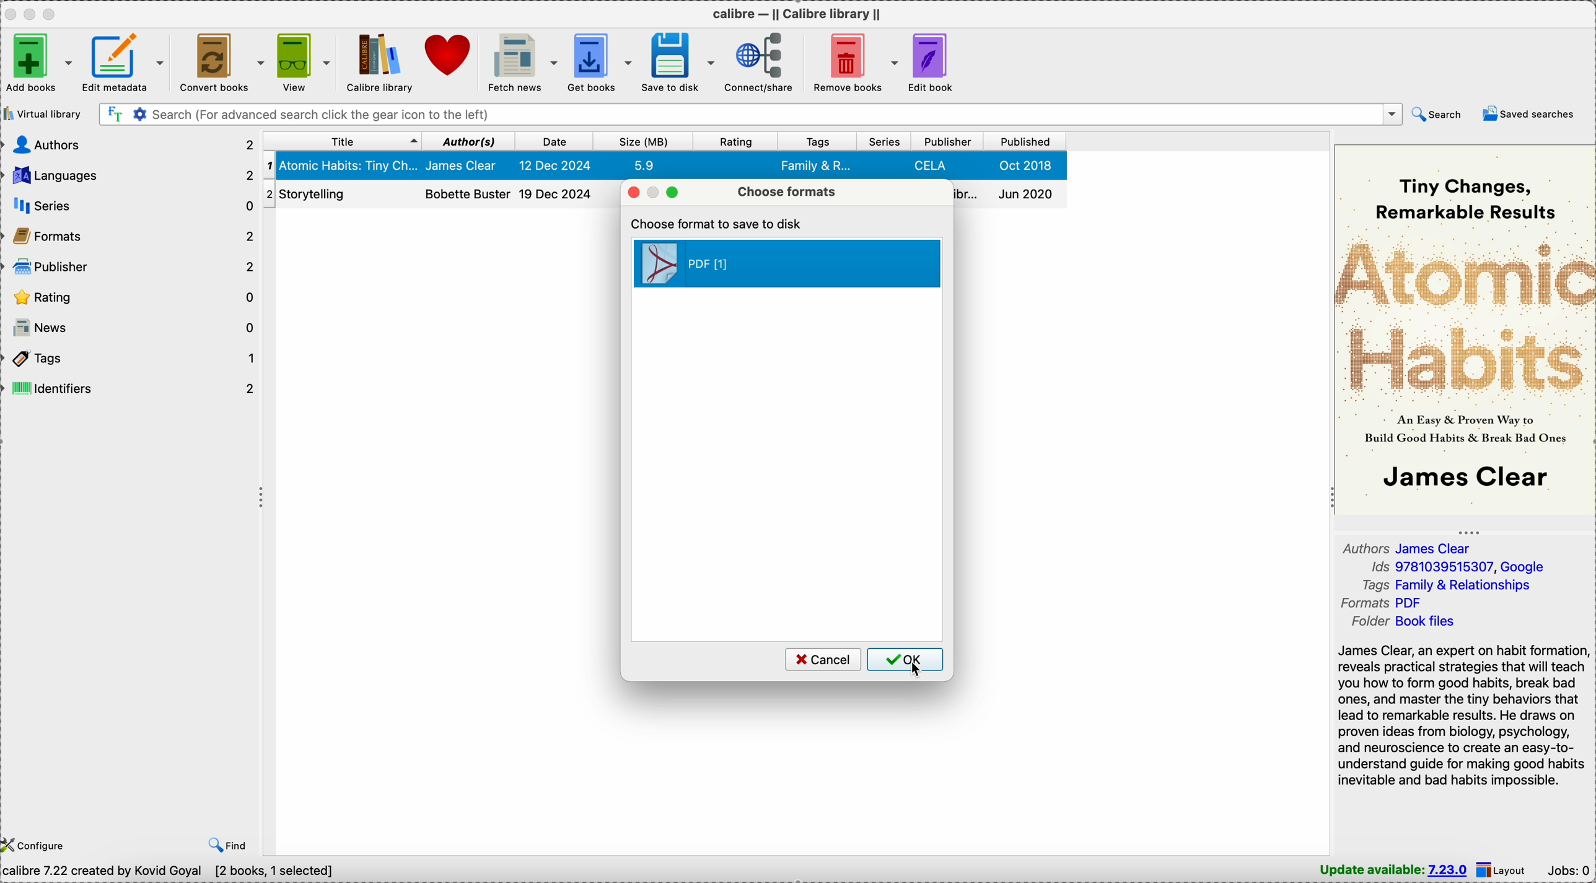 Image resolution: width=1596 pixels, height=883 pixels. I want to click on authors, so click(129, 143).